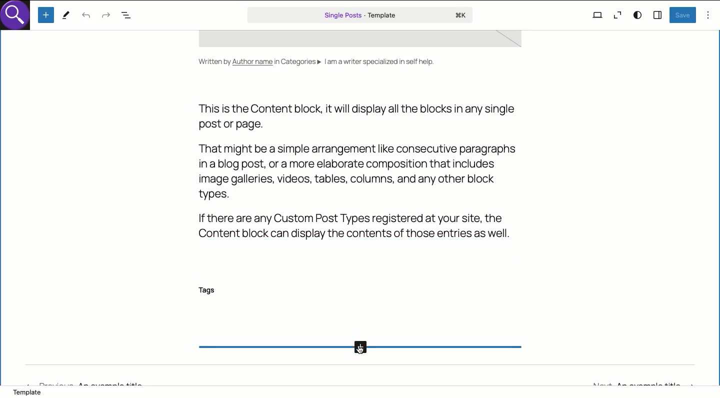  I want to click on Document overview, so click(128, 16).